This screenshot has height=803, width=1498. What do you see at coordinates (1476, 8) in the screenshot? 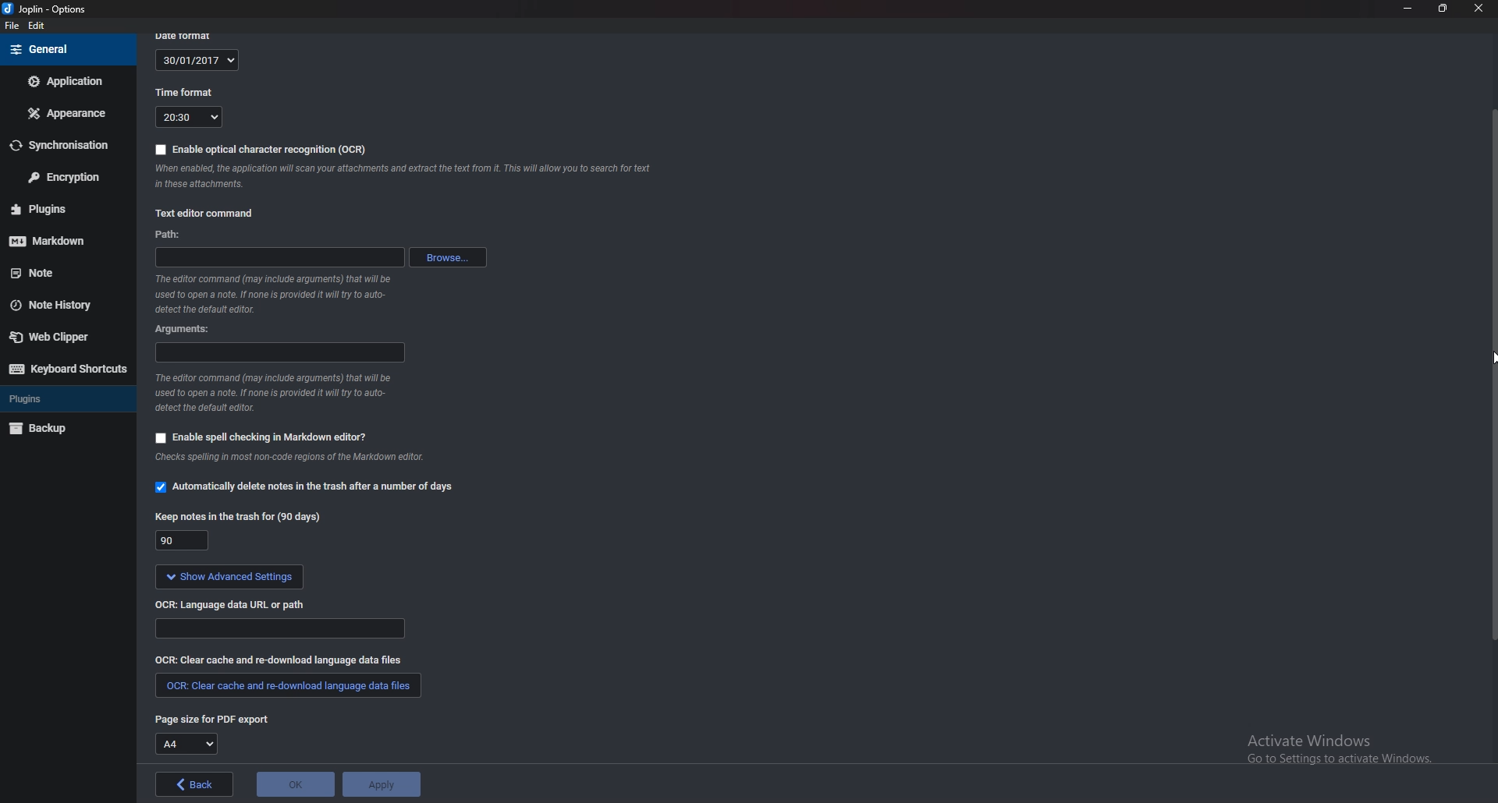
I see `close` at bounding box center [1476, 8].